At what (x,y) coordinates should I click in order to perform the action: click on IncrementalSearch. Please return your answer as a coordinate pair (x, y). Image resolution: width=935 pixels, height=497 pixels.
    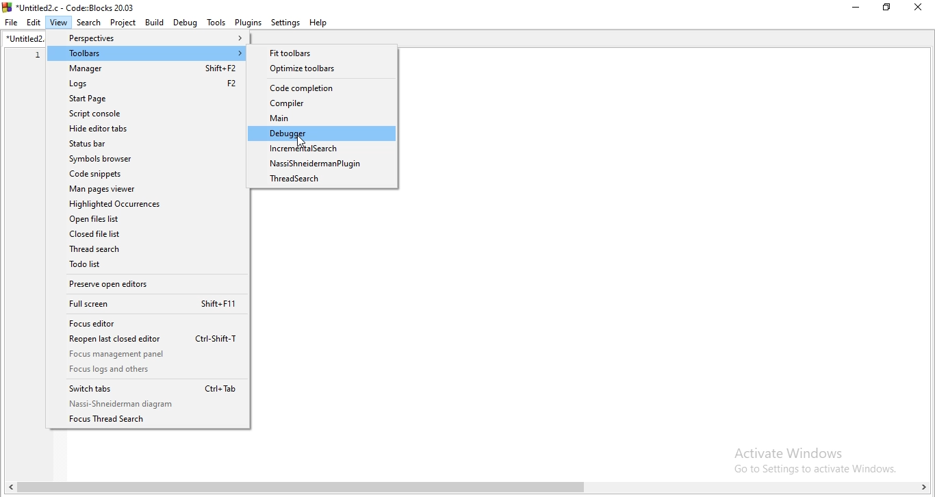
    Looking at the image, I should click on (323, 149).